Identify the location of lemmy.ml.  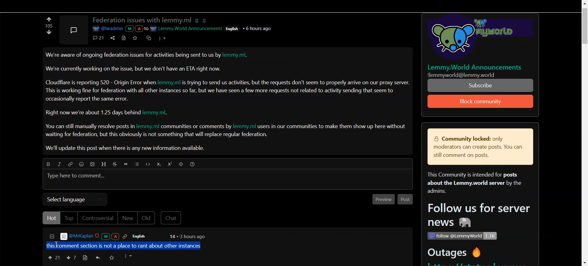
(170, 82).